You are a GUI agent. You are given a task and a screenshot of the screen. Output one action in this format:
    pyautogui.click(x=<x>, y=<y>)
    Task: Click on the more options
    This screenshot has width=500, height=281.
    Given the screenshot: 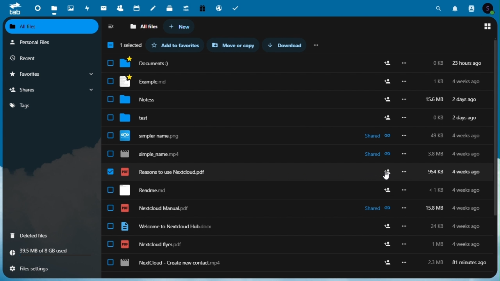 What is the action you would take?
    pyautogui.click(x=405, y=244)
    